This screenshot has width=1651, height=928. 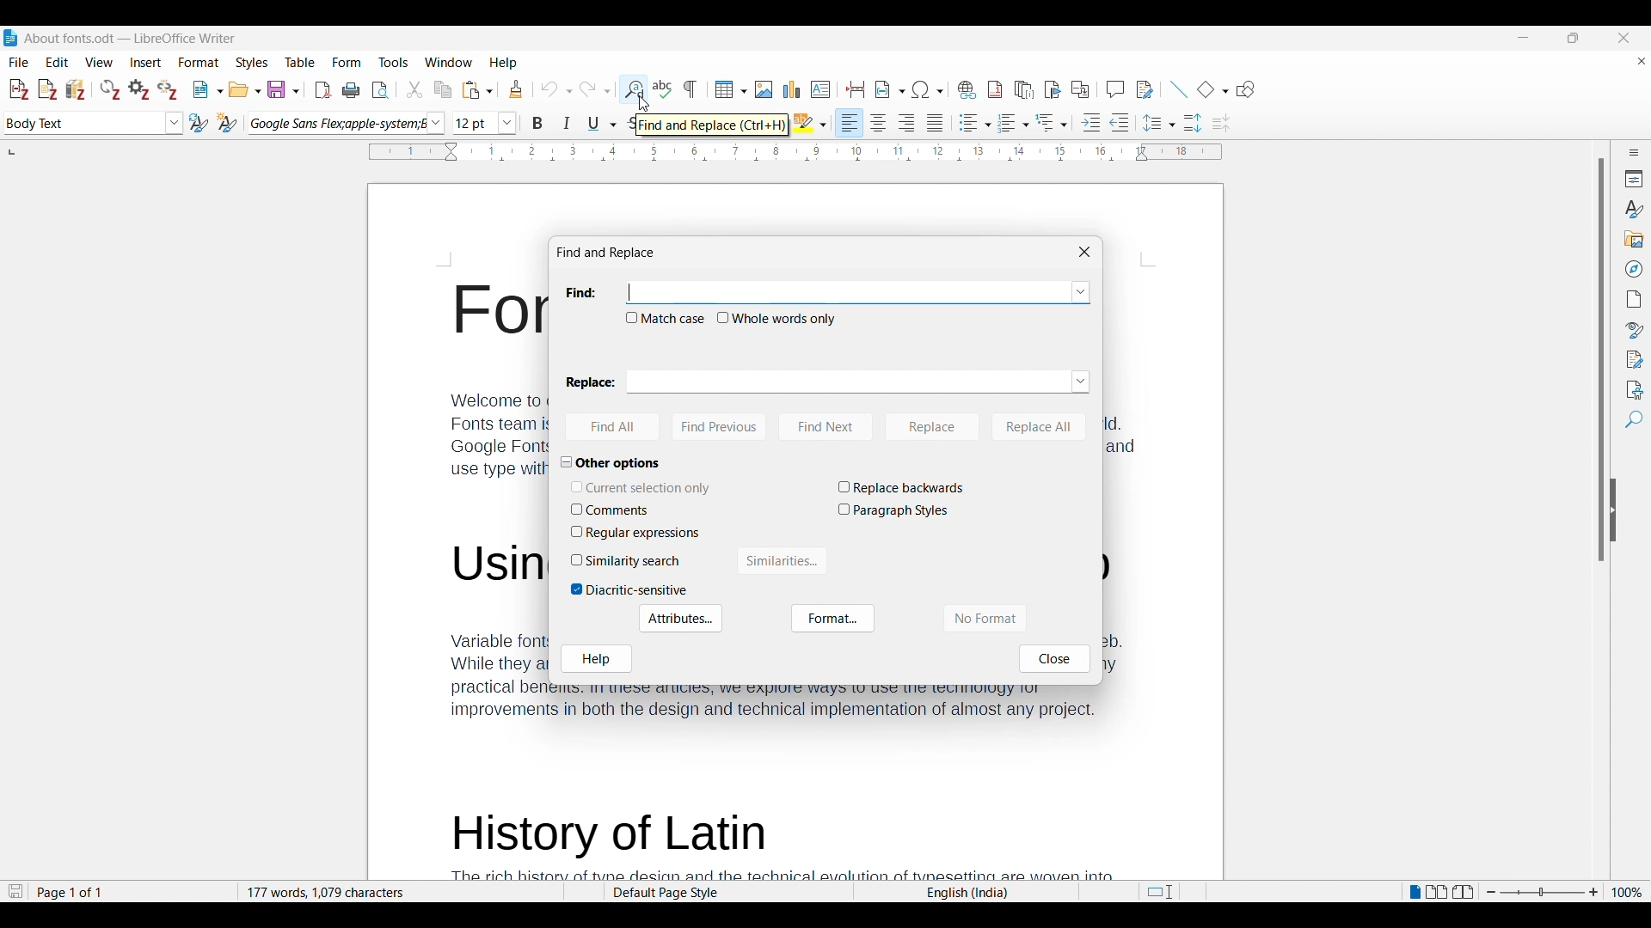 I want to click on Align to right, so click(x=907, y=123).